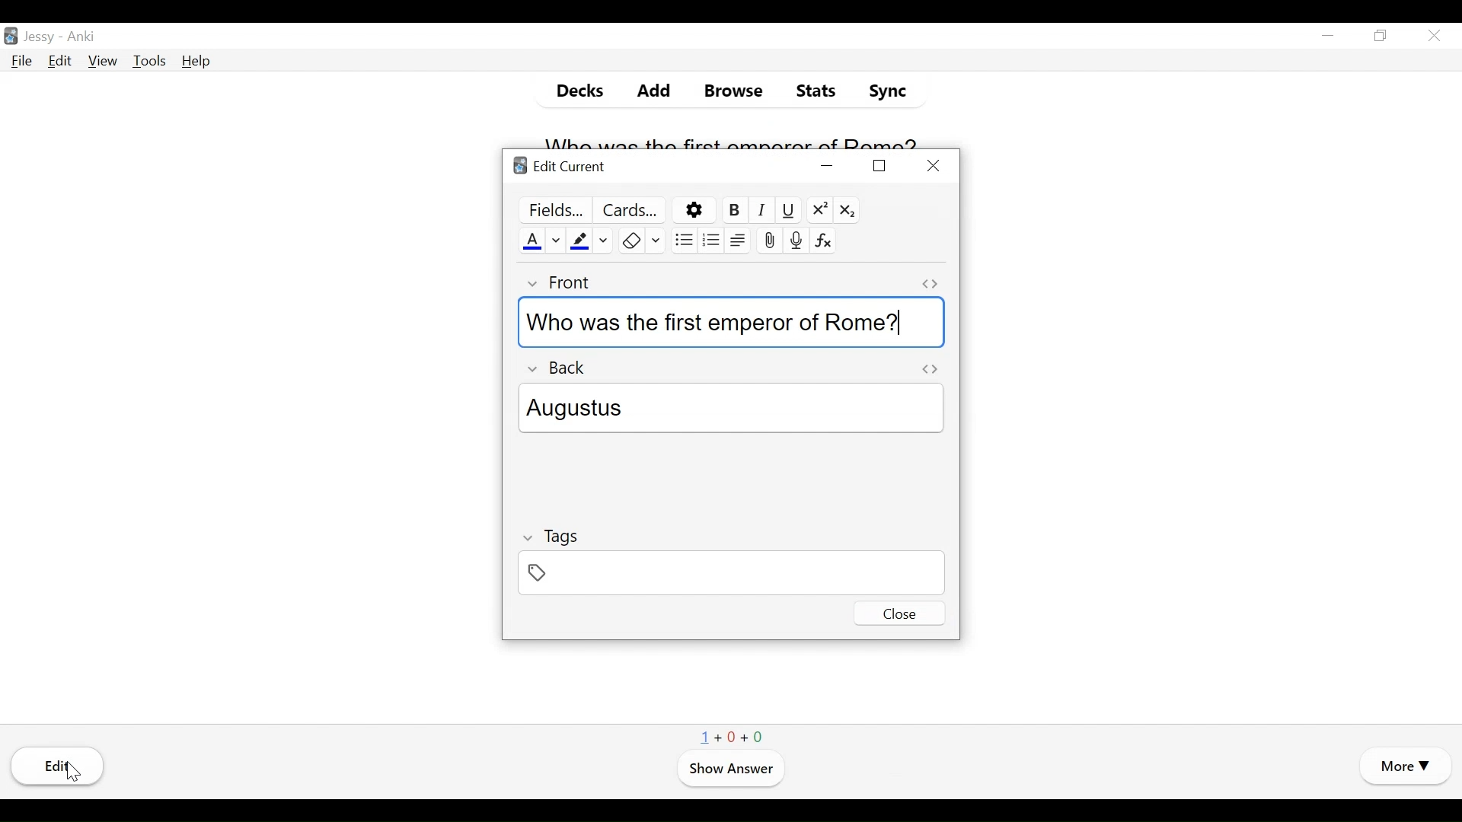 The image size is (1462, 822). I want to click on Text Highlight color , so click(581, 240).